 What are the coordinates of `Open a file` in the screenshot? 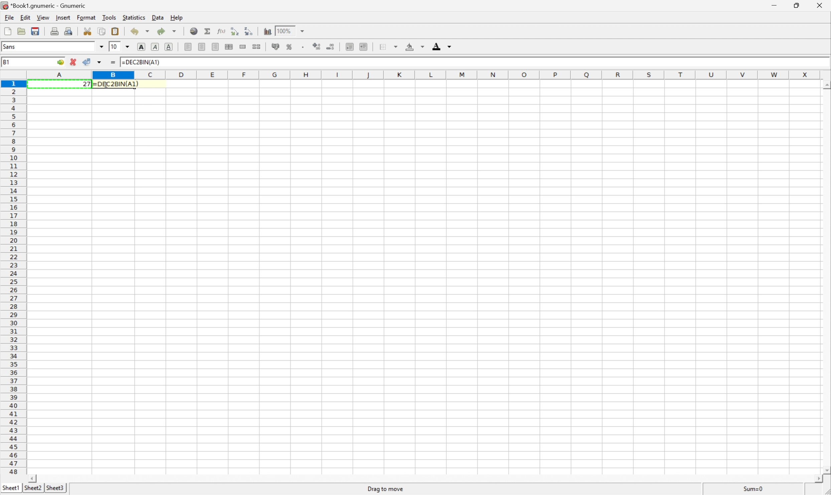 It's located at (22, 31).